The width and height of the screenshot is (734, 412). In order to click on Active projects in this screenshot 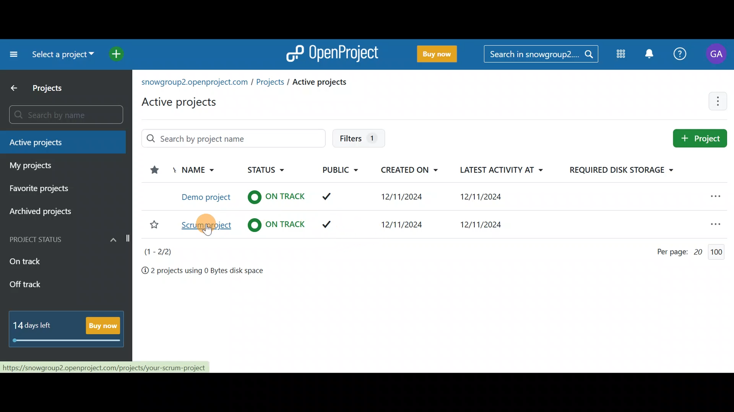, I will do `click(65, 142)`.